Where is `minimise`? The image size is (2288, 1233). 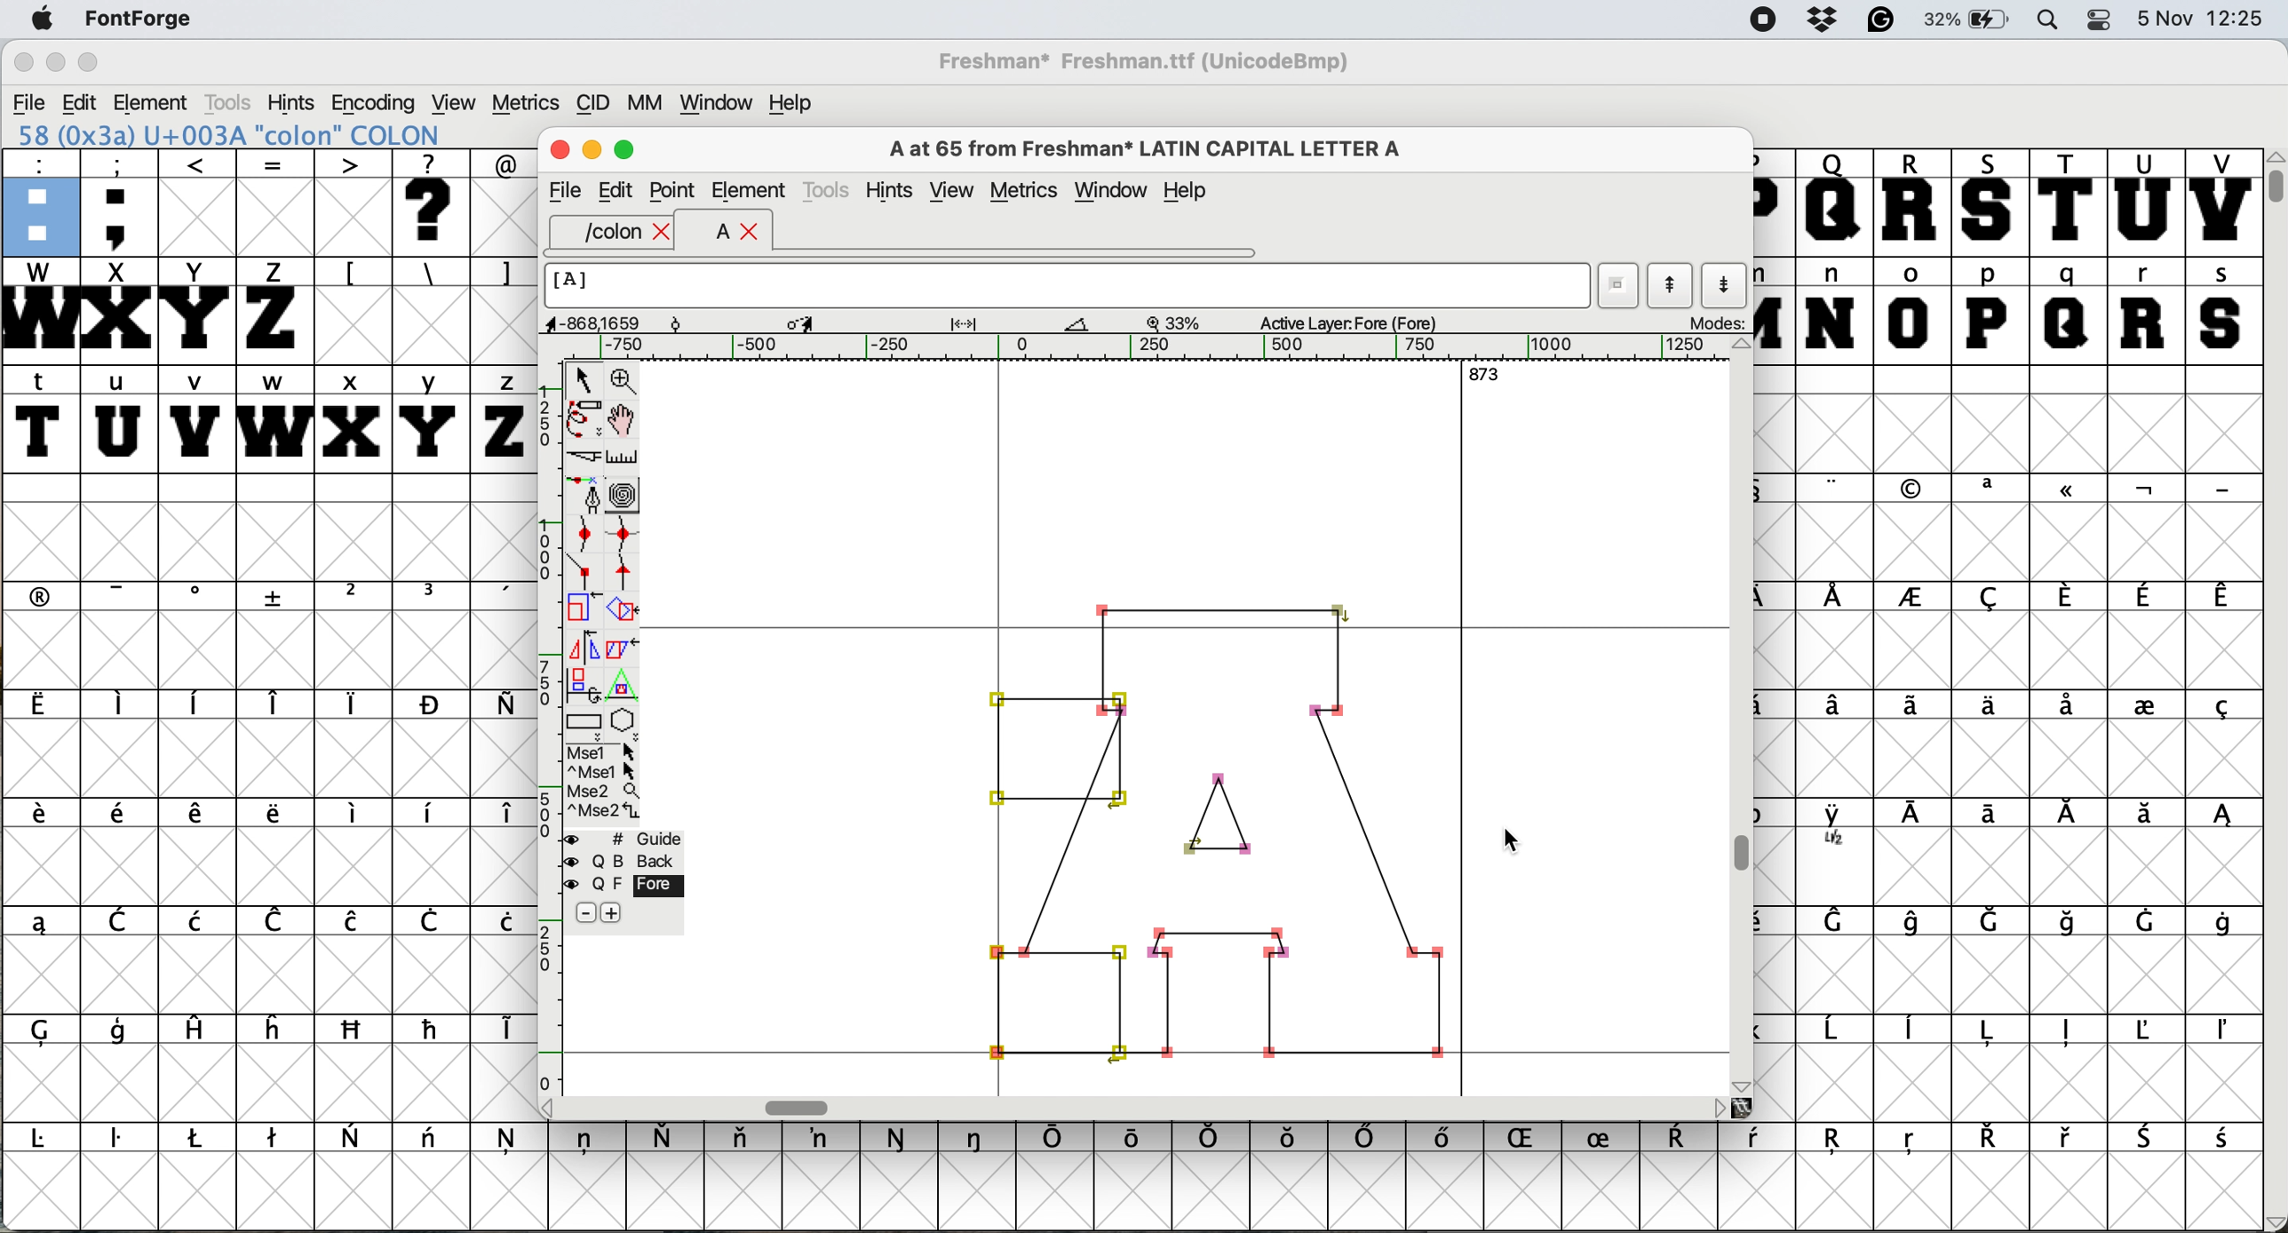
minimise is located at coordinates (592, 151).